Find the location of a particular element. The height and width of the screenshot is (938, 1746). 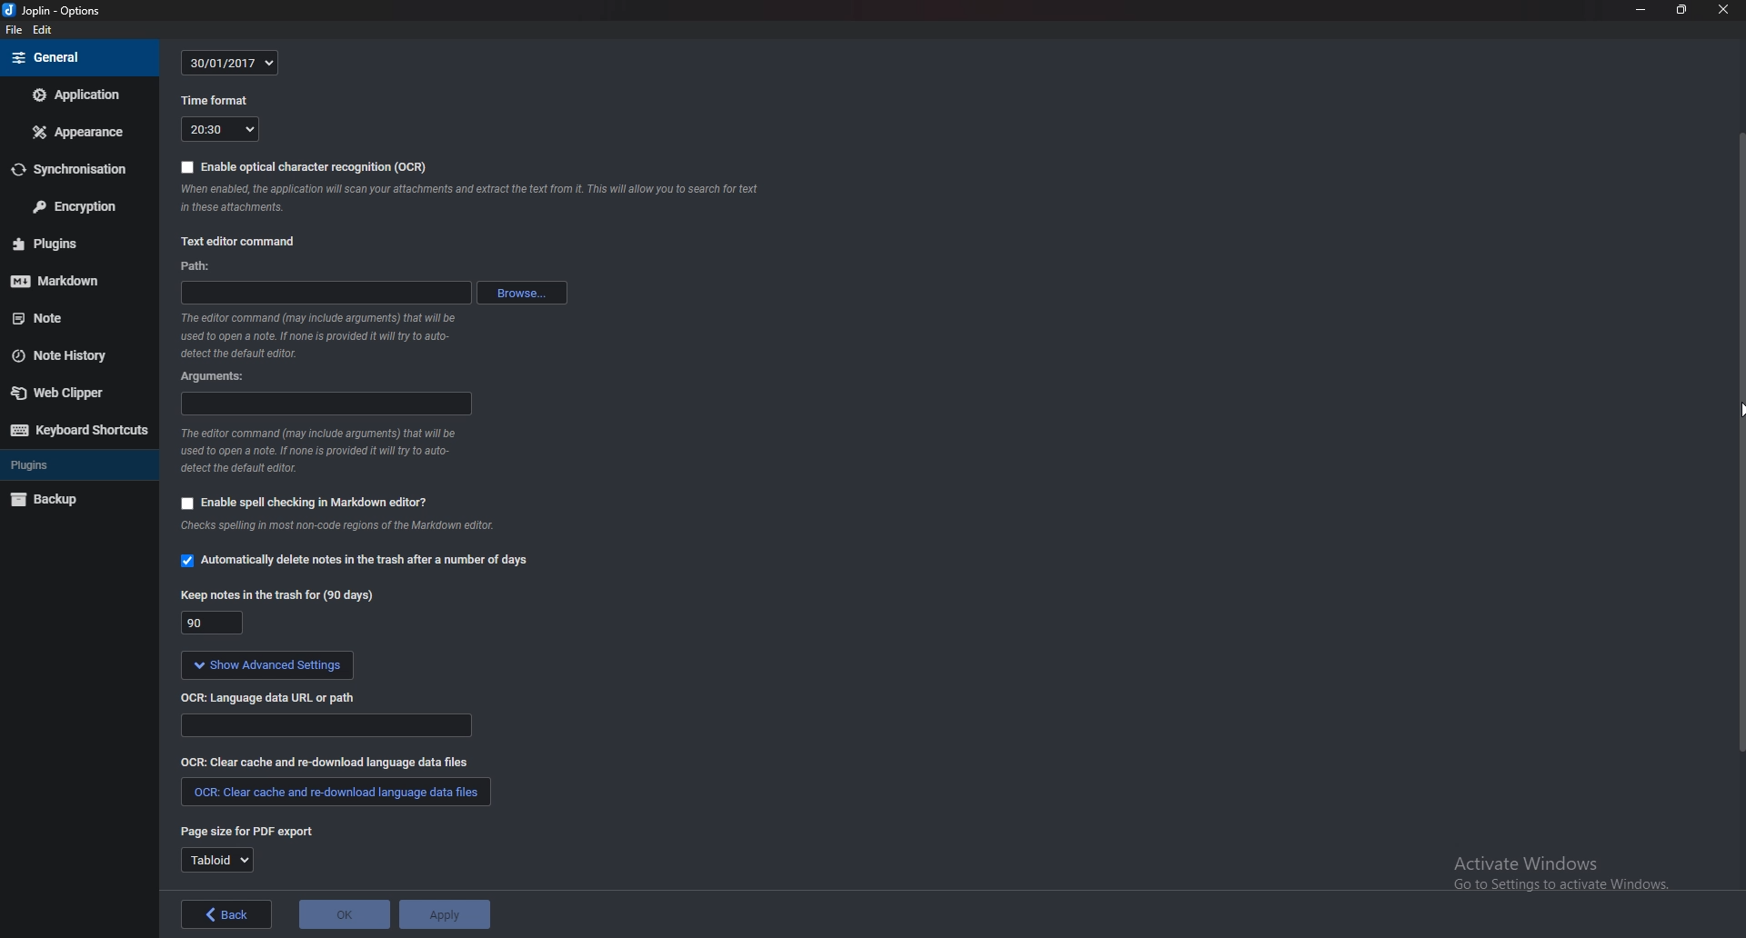

file is located at coordinates (15, 30).